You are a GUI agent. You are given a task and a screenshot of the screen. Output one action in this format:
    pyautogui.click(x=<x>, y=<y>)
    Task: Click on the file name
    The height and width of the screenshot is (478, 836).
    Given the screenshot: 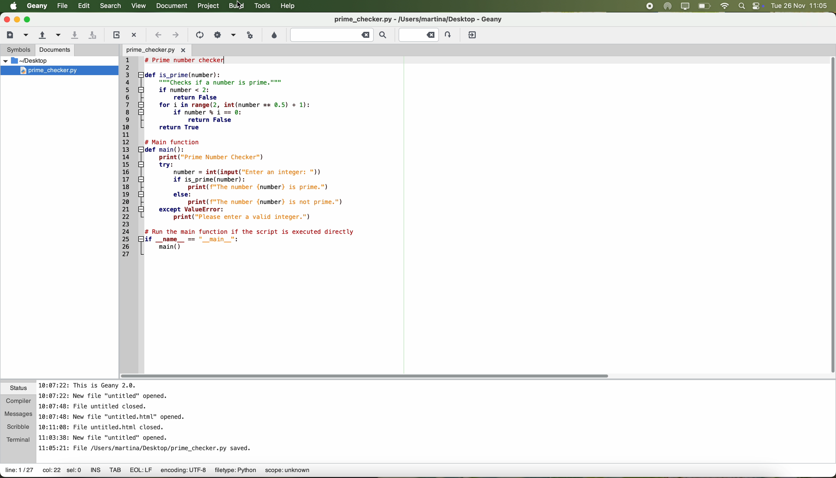 What is the action you would take?
    pyautogui.click(x=432, y=19)
    